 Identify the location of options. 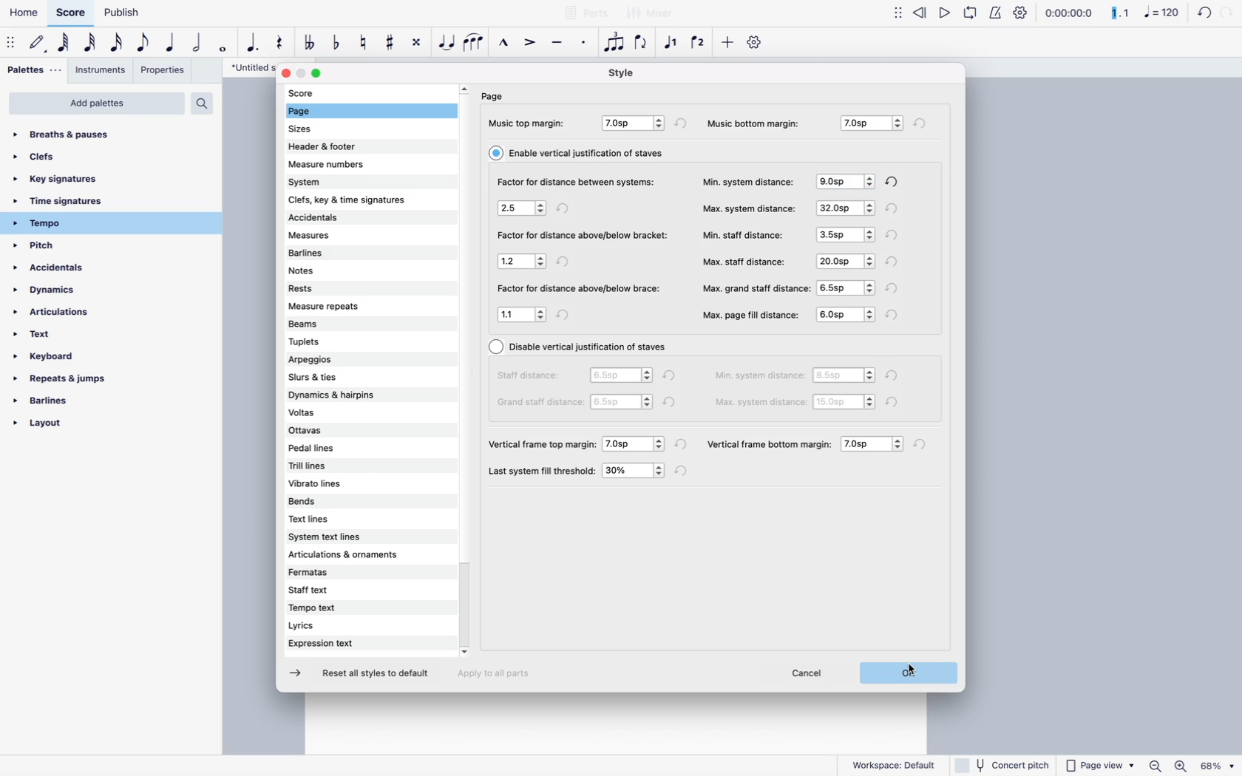
(622, 402).